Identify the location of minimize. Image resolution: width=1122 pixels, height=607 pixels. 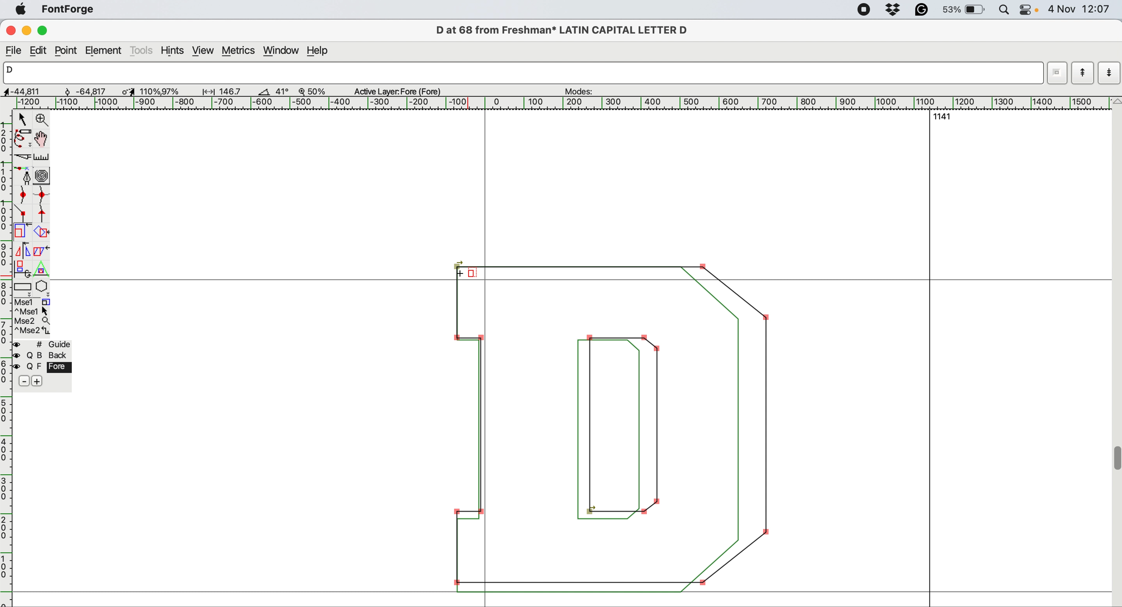
(27, 30).